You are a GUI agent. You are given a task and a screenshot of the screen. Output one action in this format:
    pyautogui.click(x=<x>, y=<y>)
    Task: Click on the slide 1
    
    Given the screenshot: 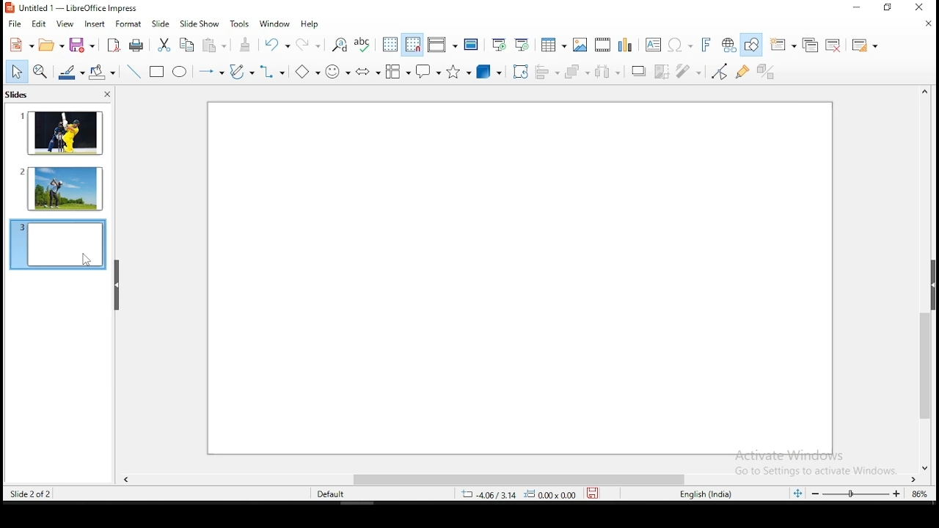 What is the action you would take?
    pyautogui.click(x=62, y=135)
    